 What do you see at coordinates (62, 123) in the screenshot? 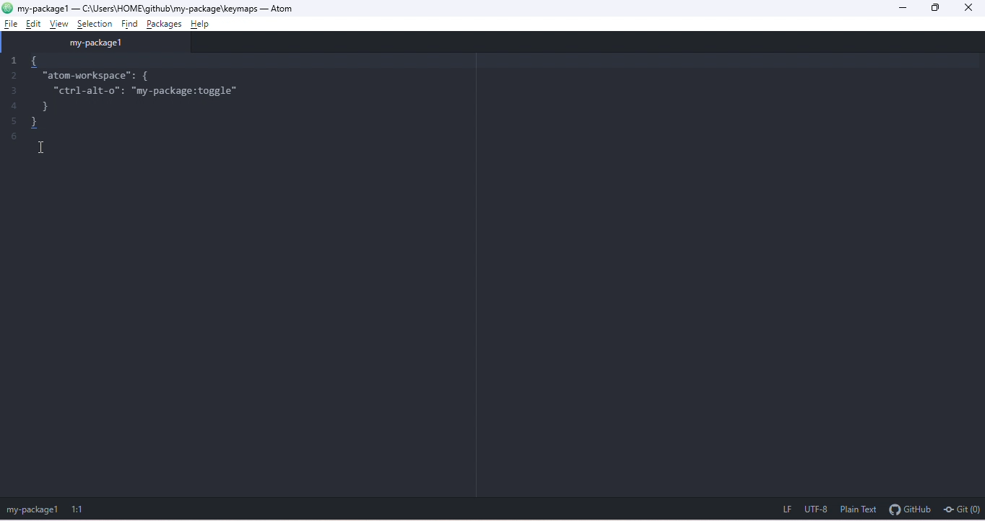
I see `}` at bounding box center [62, 123].